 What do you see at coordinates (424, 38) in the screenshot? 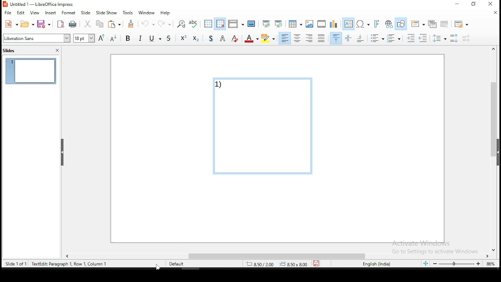
I see `decrease indent` at bounding box center [424, 38].